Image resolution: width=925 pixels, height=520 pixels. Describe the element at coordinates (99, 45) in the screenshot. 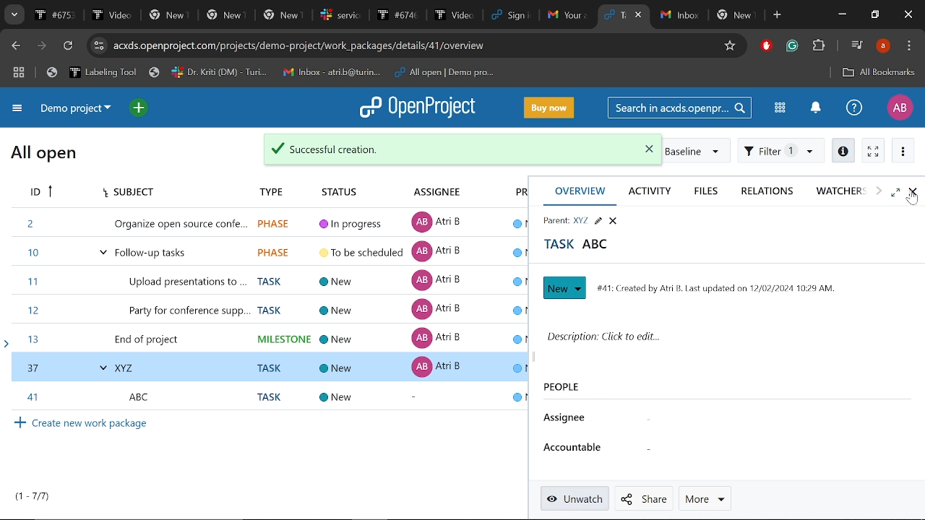

I see `Cite info` at that location.